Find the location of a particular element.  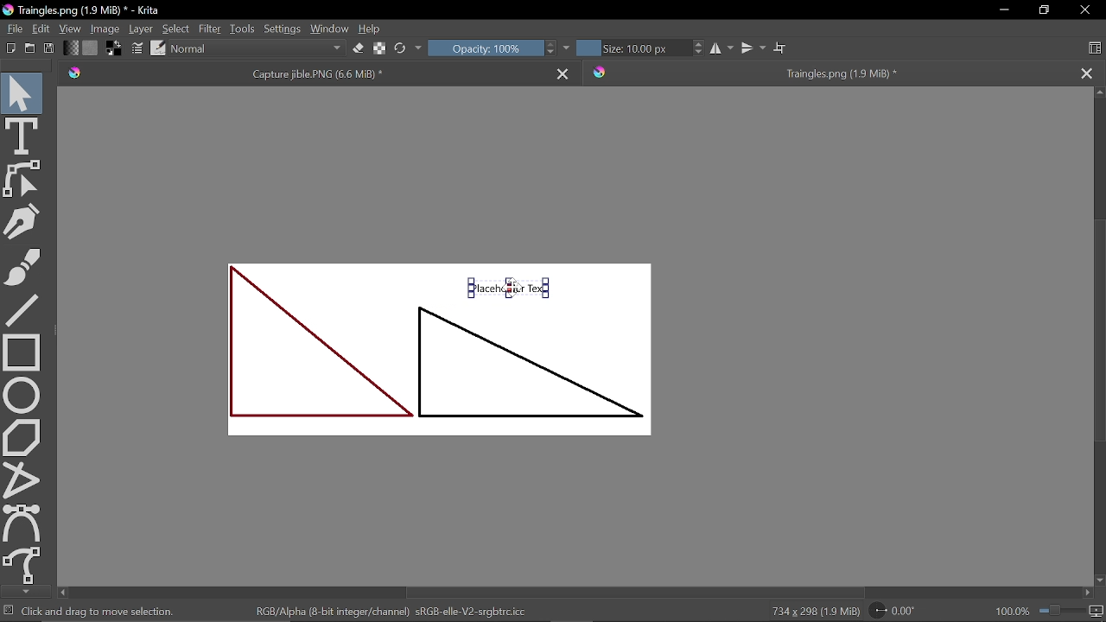

Rectangular tool is located at coordinates (22, 352).